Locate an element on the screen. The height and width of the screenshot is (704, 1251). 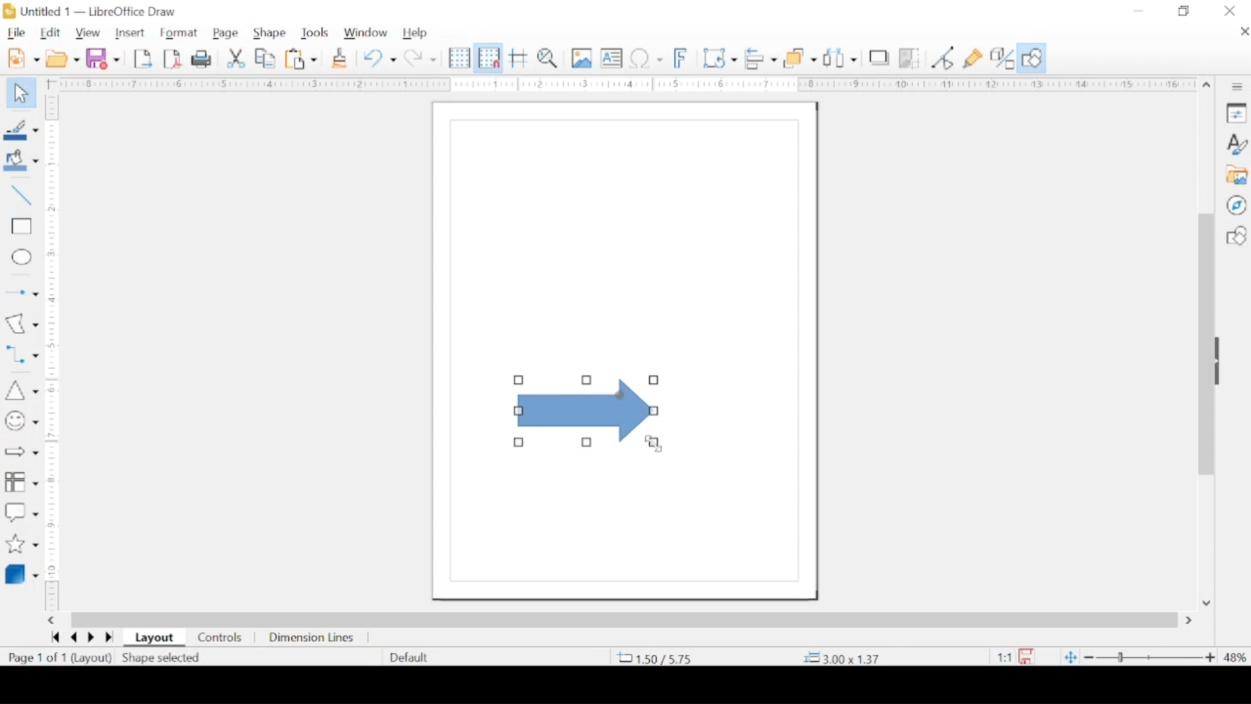
margin is located at coordinates (619, 84).